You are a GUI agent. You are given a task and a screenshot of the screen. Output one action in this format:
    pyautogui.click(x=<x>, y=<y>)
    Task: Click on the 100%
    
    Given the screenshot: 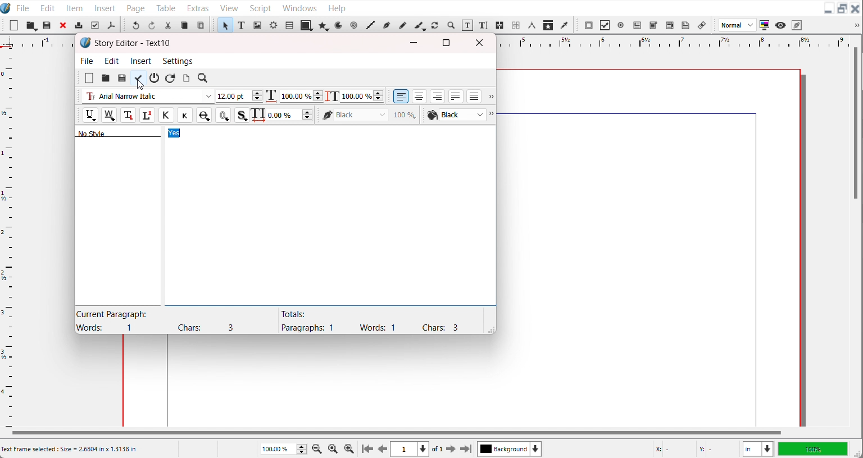 What is the action you would take?
    pyautogui.click(x=812, y=448)
    